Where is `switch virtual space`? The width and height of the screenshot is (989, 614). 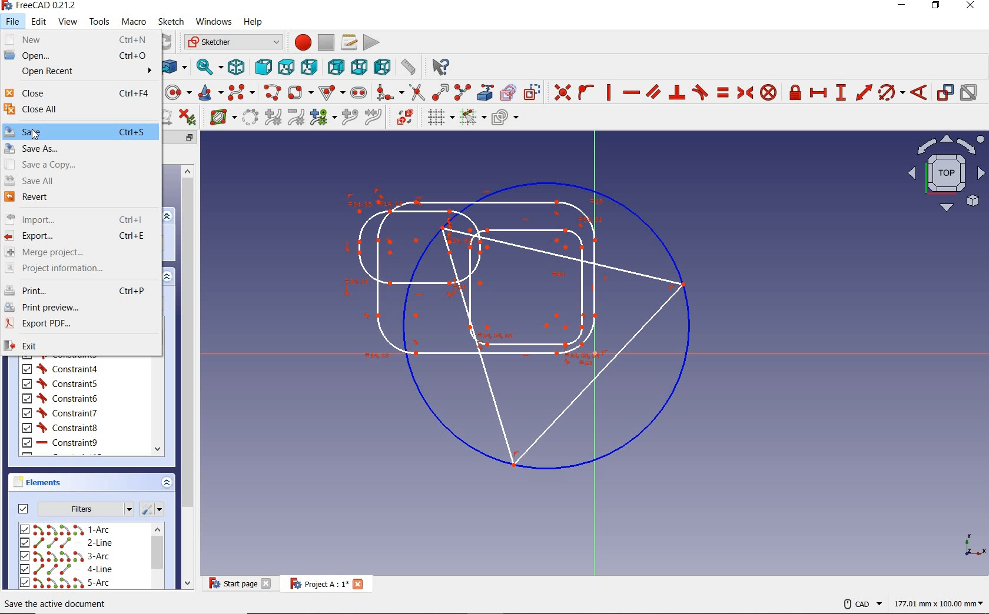 switch virtual space is located at coordinates (400, 117).